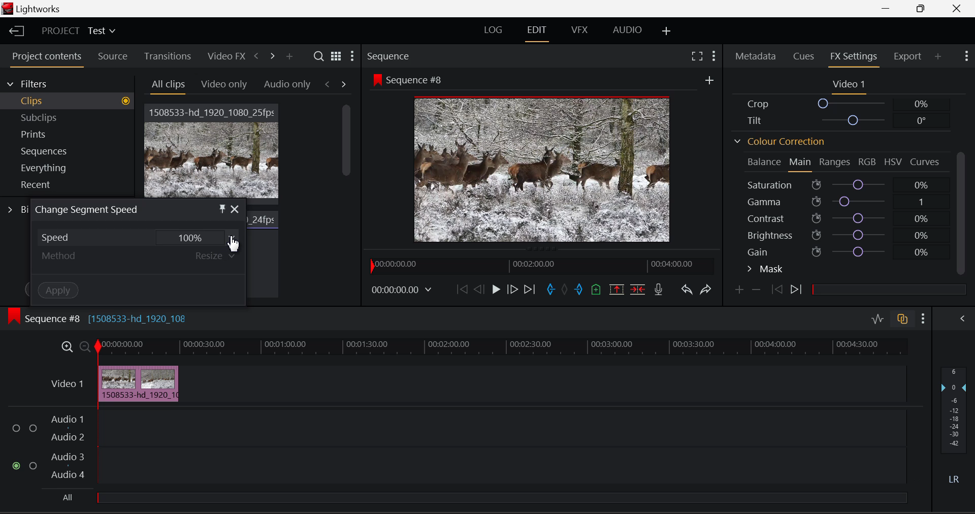 Image resolution: width=975 pixels, height=514 pixels. I want to click on Project Timeline Preview Slider, so click(536, 265).